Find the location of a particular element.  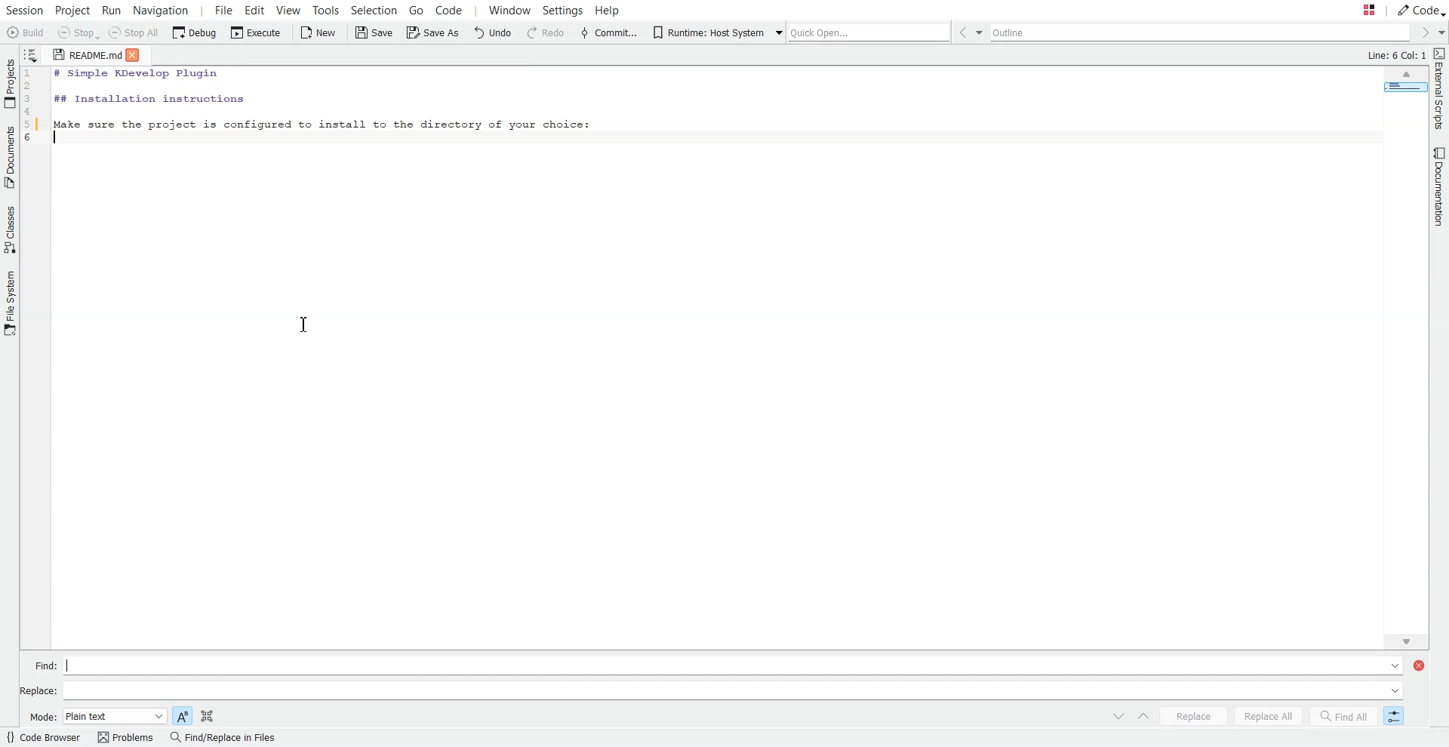

Save as is located at coordinates (432, 34).